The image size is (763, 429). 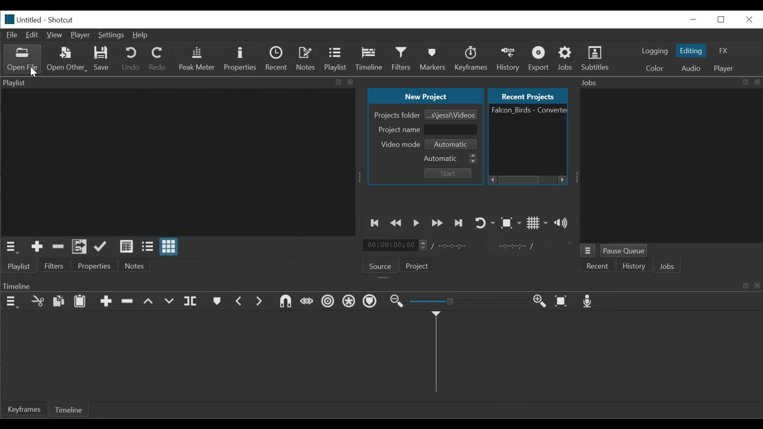 I want to click on Peak Meter, so click(x=196, y=59).